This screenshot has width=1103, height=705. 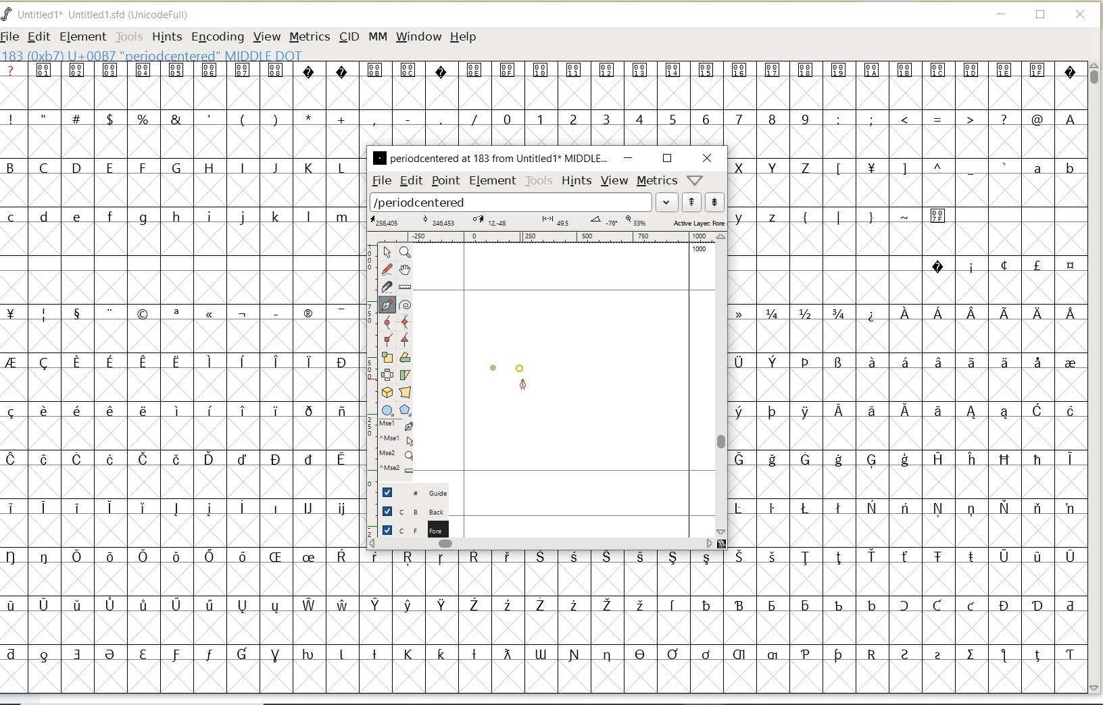 What do you see at coordinates (1096, 377) in the screenshot?
I see `SCROLLBAR` at bounding box center [1096, 377].